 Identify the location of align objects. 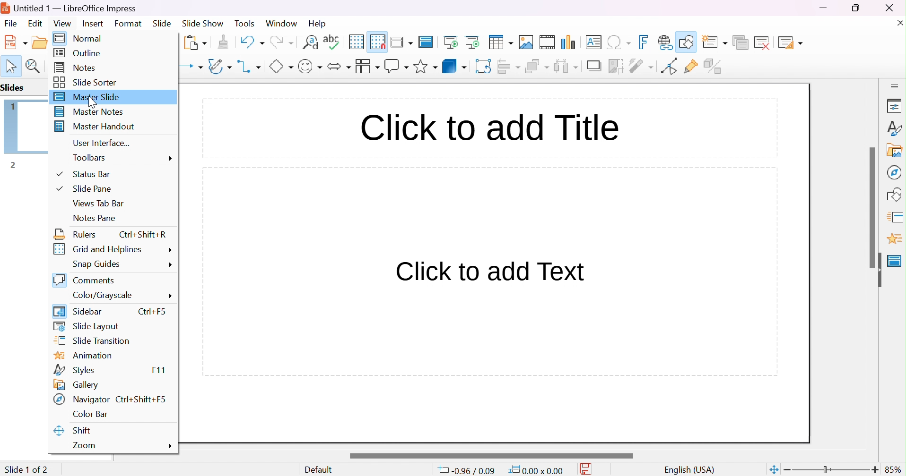
(510, 66).